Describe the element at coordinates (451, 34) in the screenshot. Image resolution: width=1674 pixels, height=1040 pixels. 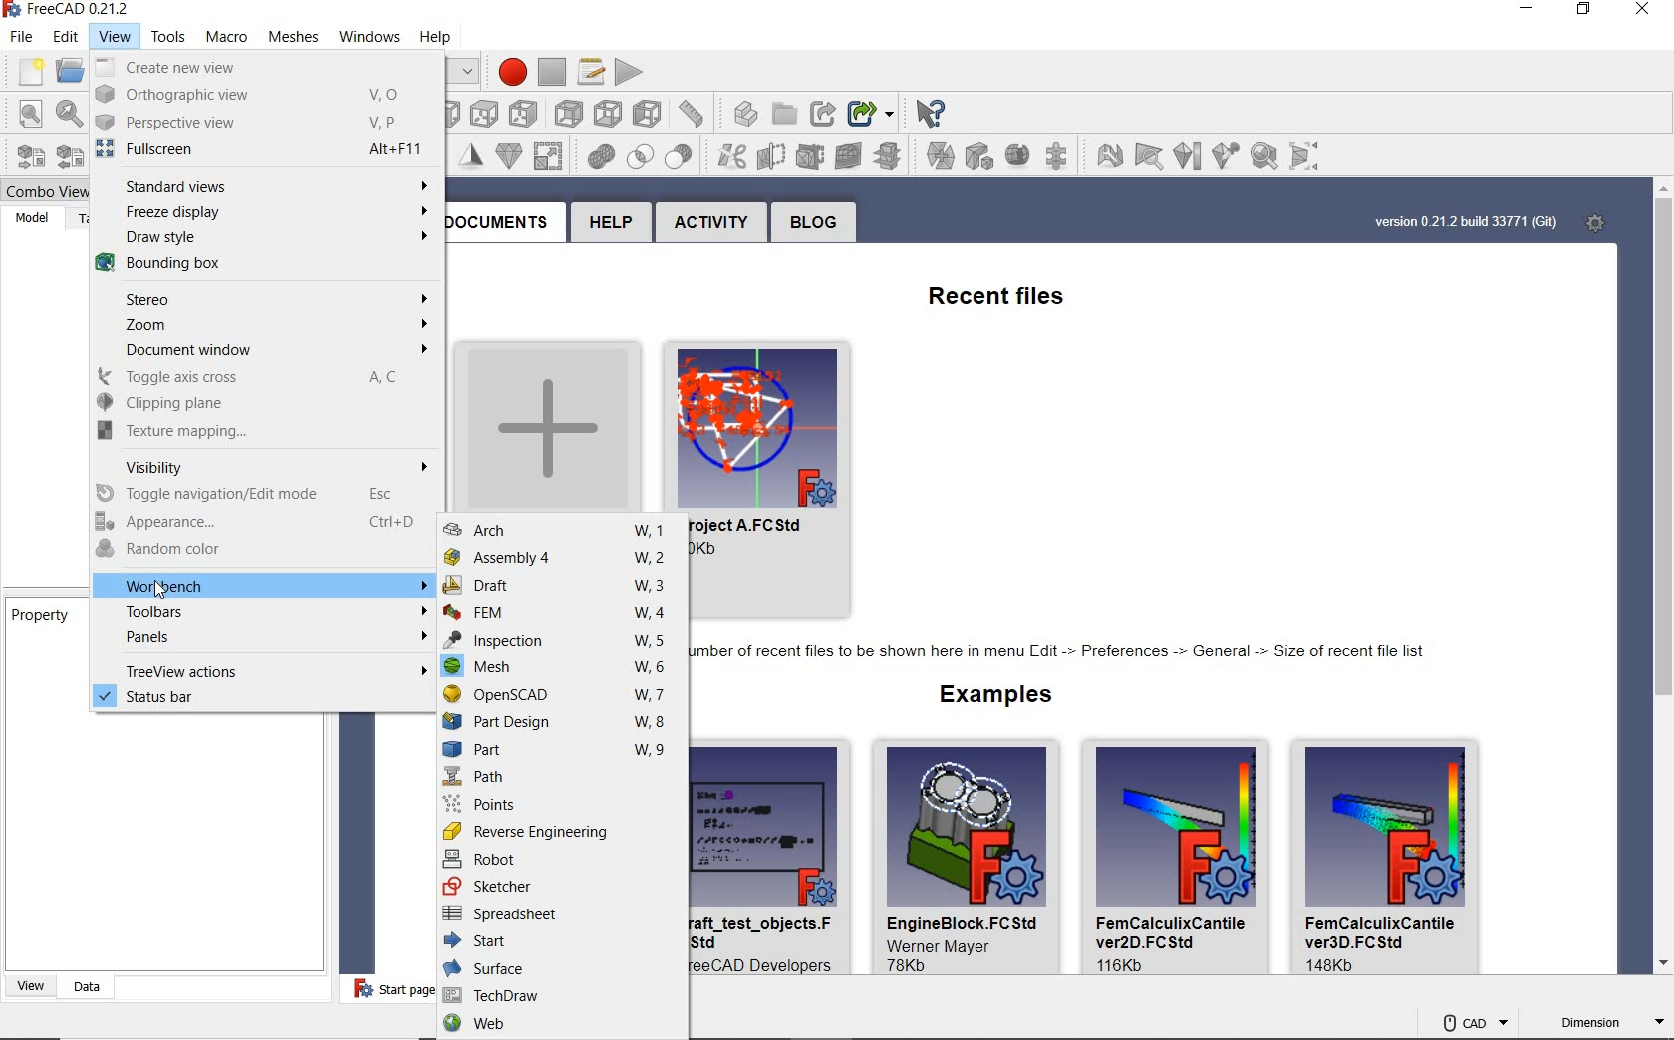
I see `help` at that location.